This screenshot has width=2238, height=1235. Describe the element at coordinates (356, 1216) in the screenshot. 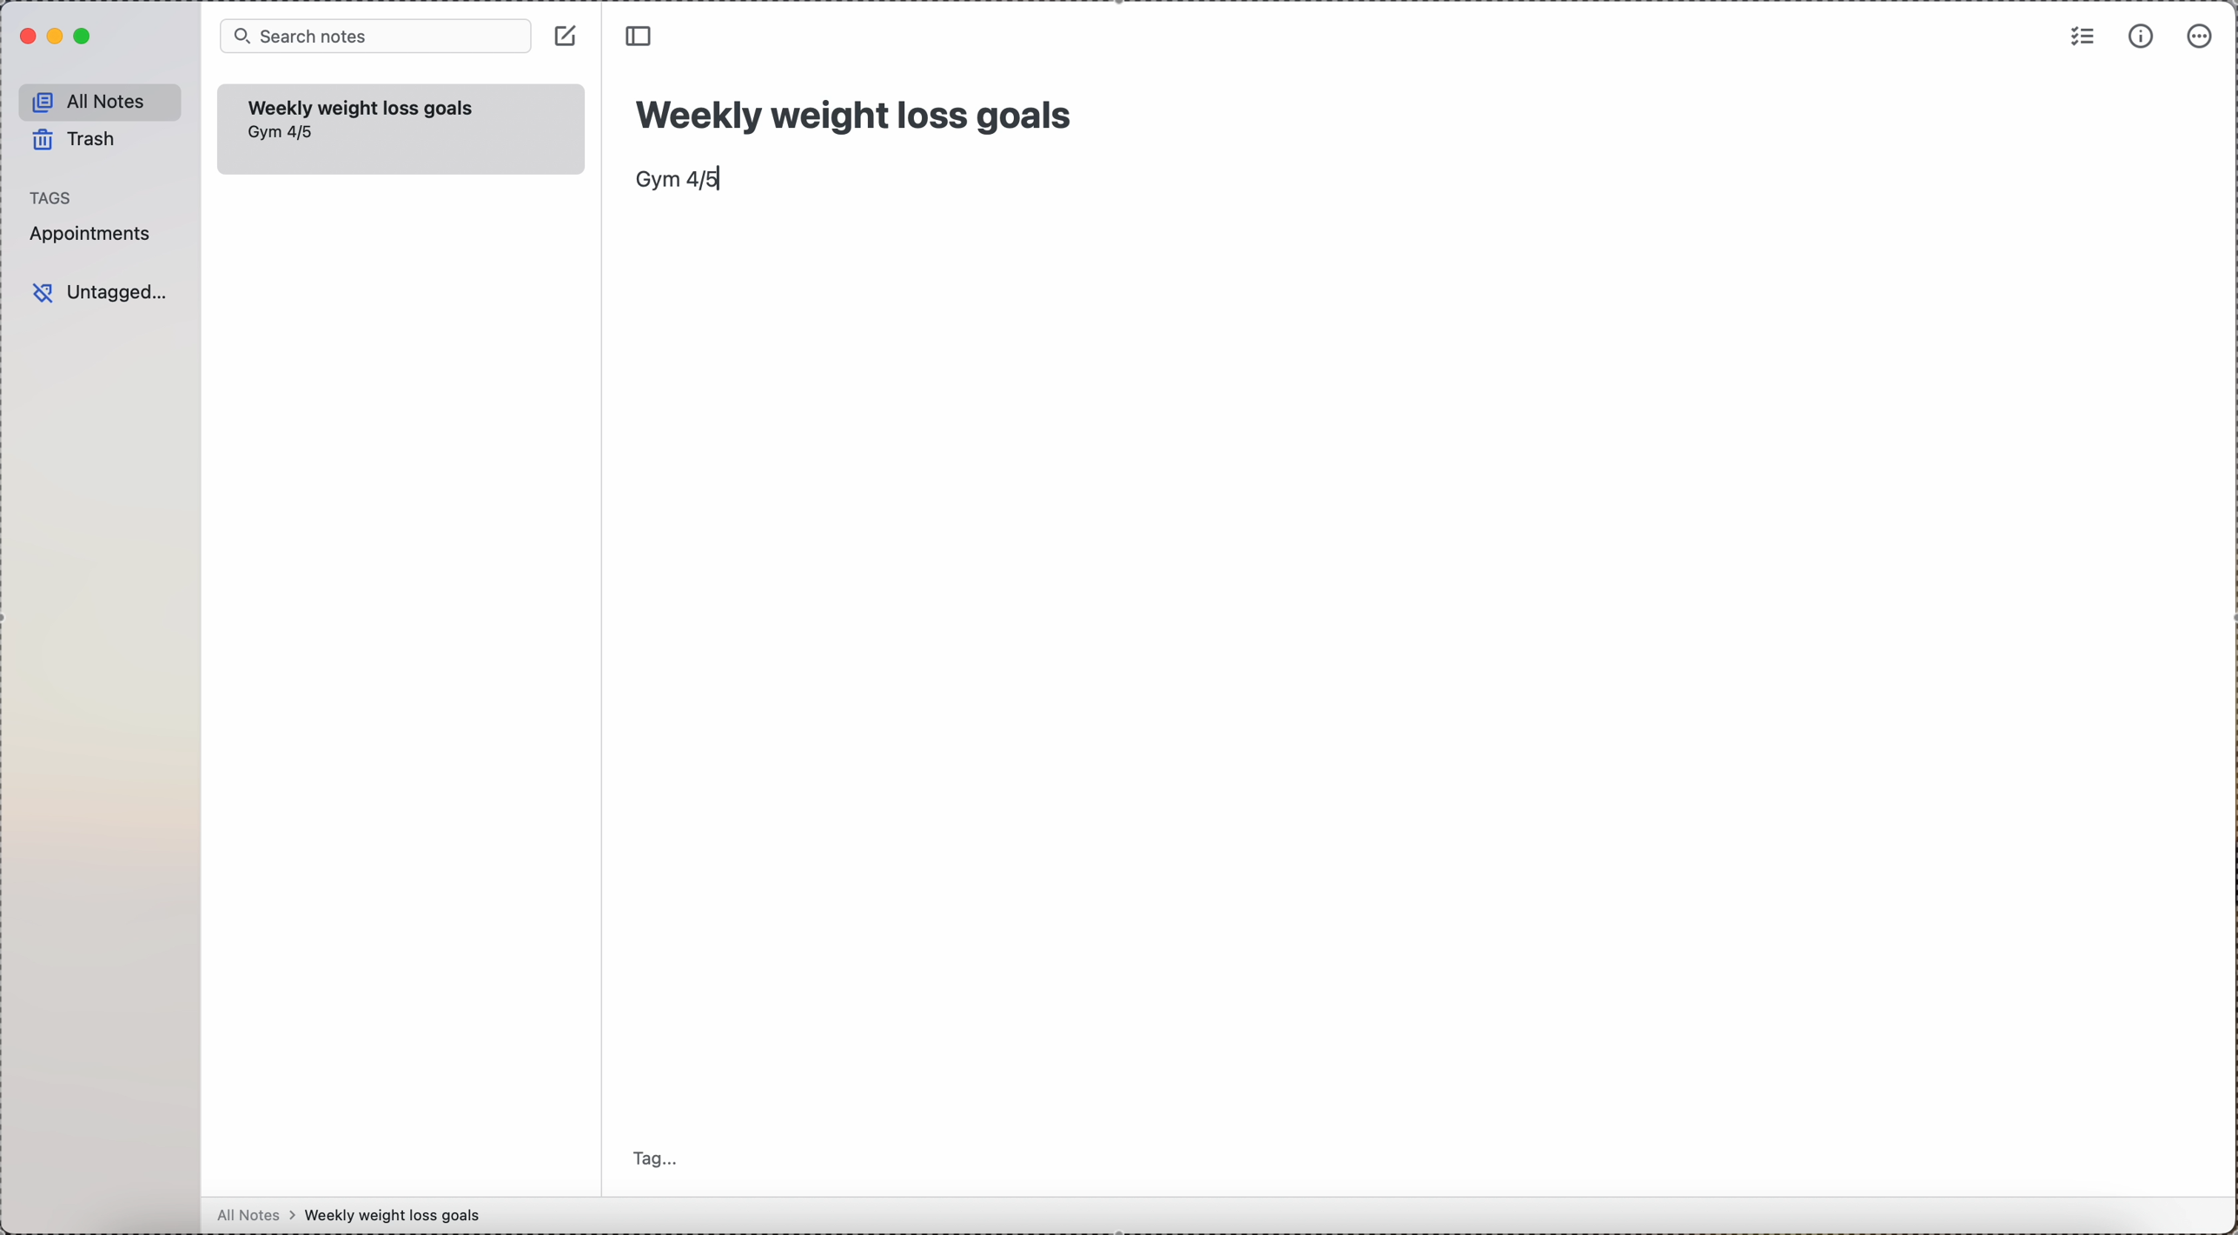

I see `all notes > weekly weight loss goals` at that location.